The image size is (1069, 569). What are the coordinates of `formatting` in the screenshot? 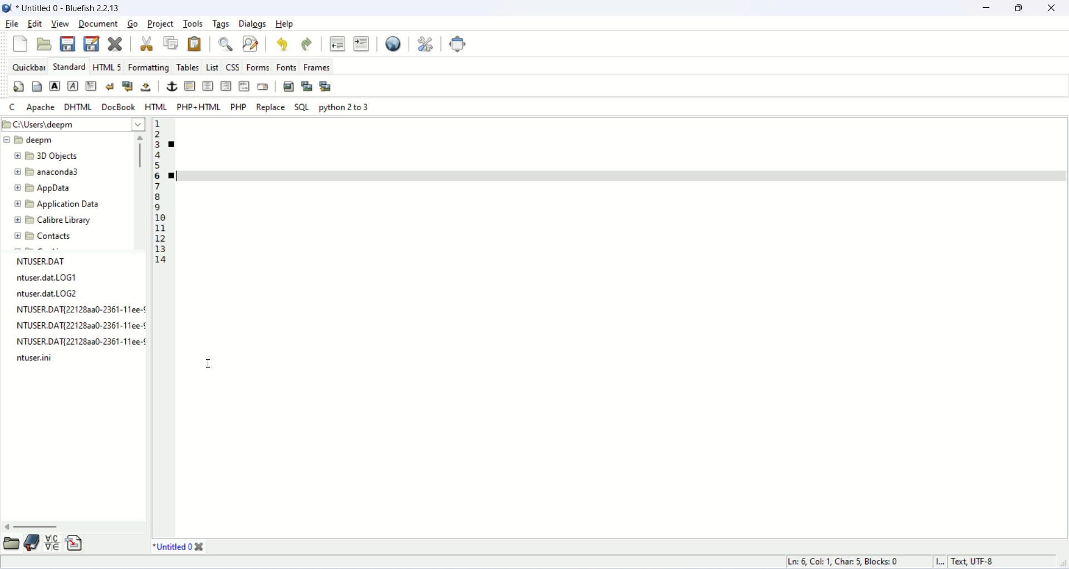 It's located at (148, 67).